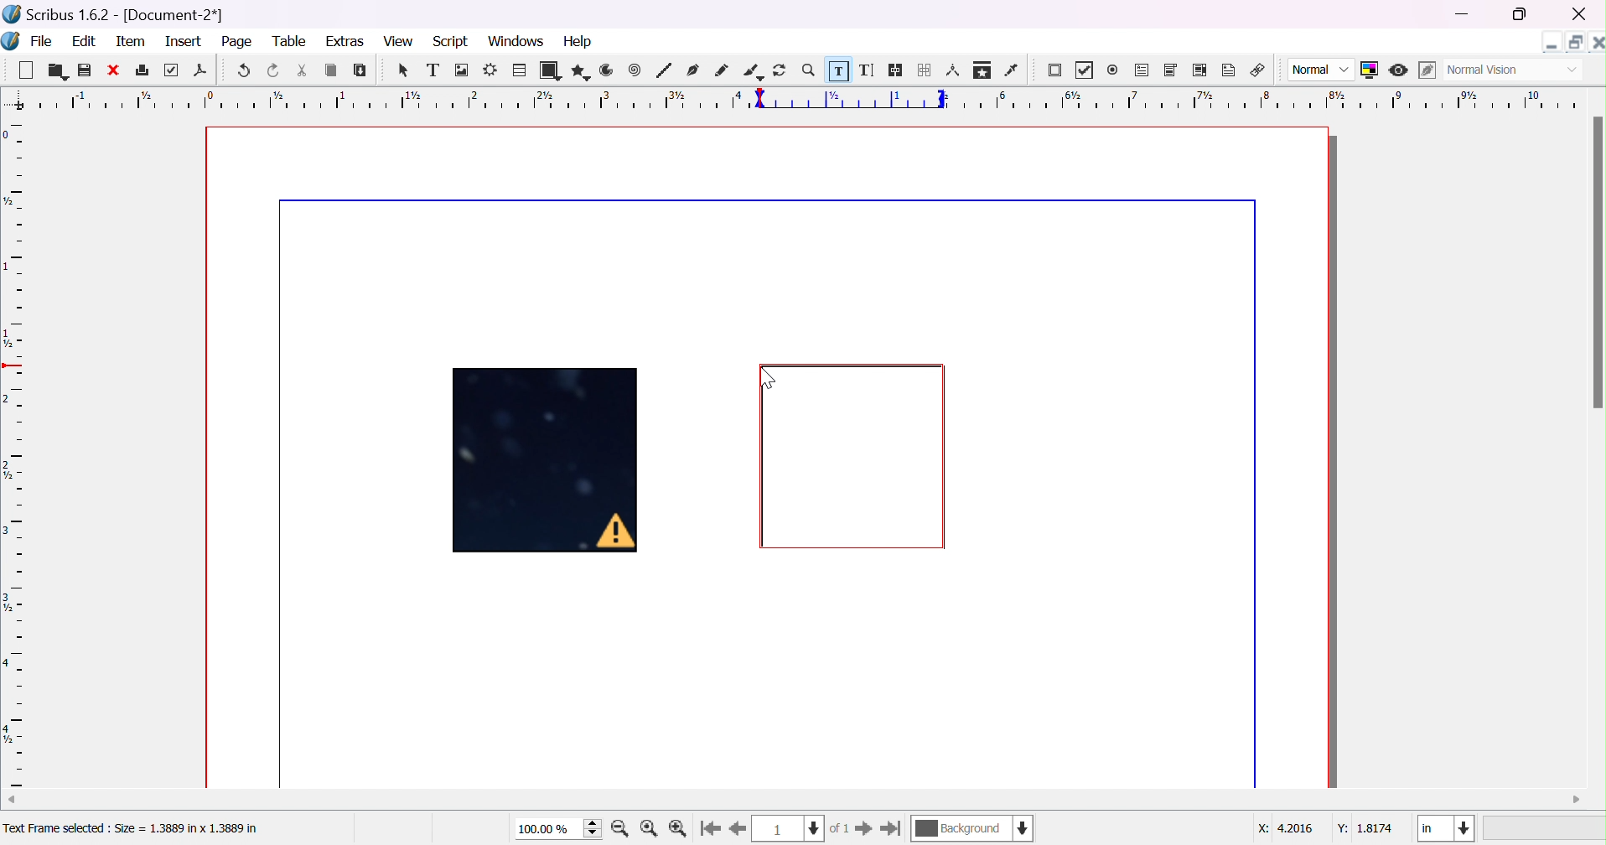 The image size is (1606, 845). Describe the element at coordinates (84, 40) in the screenshot. I see `edit` at that location.